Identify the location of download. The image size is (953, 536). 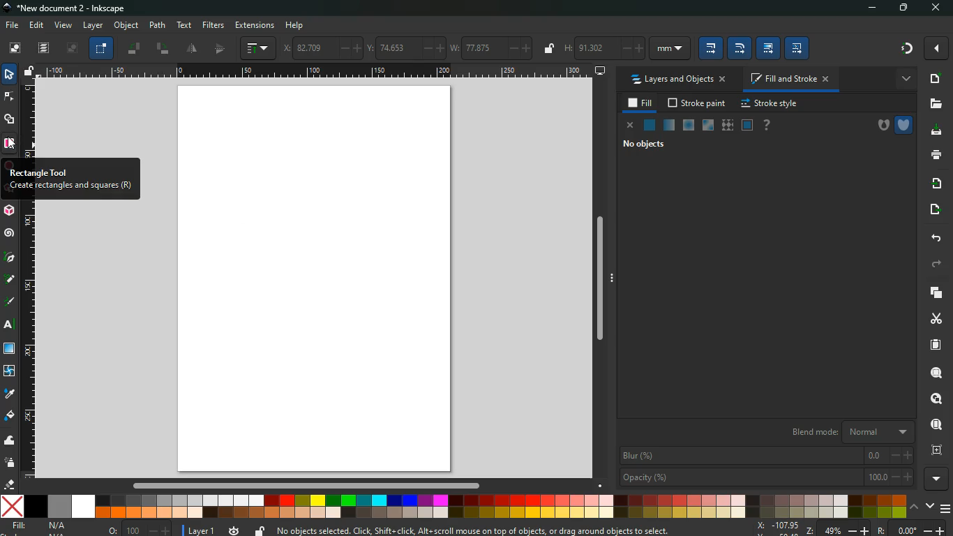
(935, 131).